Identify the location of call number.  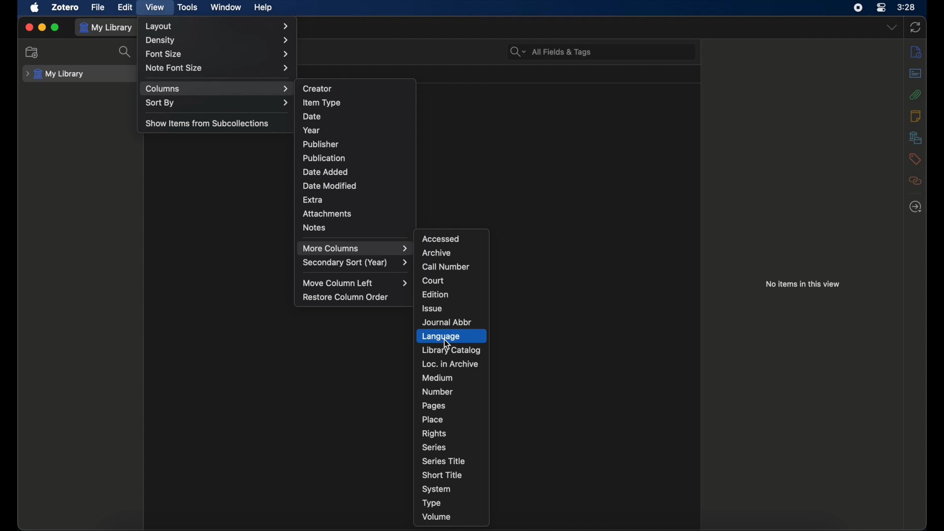
(446, 267).